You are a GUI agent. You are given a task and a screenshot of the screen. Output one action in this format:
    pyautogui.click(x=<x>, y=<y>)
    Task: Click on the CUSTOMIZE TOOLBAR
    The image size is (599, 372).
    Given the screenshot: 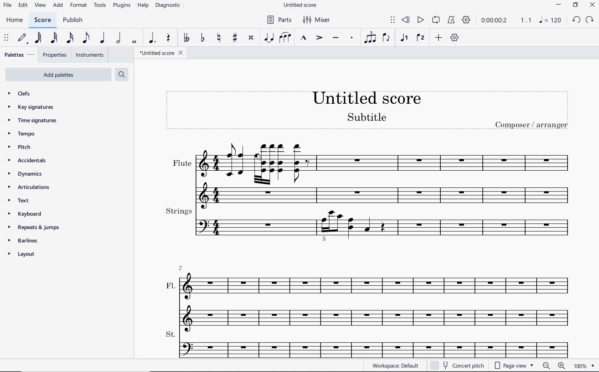 What is the action you would take?
    pyautogui.click(x=455, y=39)
    